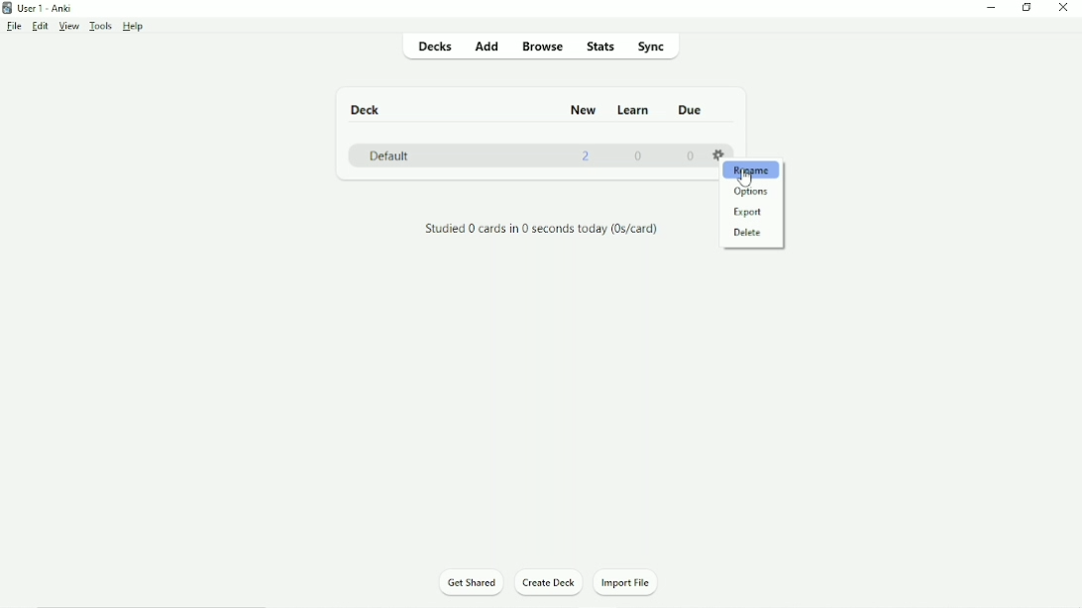 The image size is (1082, 608). I want to click on Due, so click(689, 110).